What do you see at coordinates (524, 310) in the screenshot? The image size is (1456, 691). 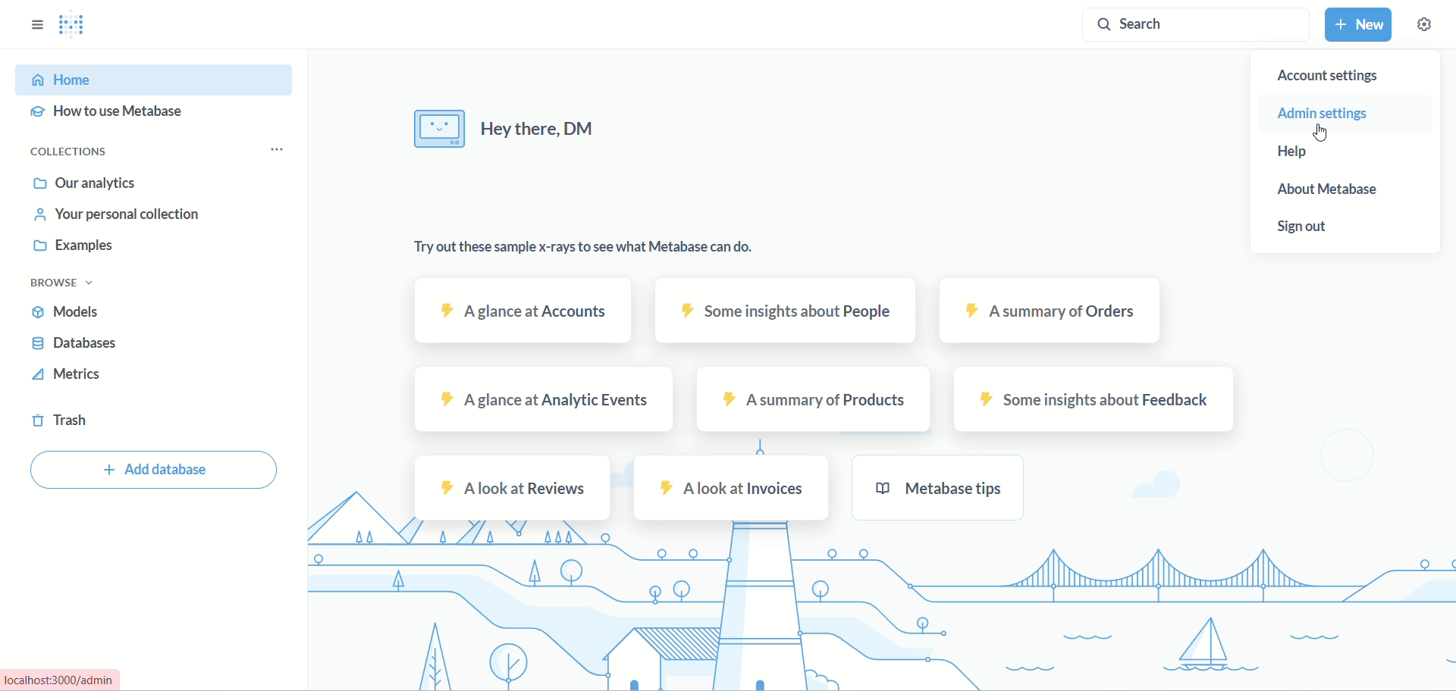 I see `accounts` at bounding box center [524, 310].